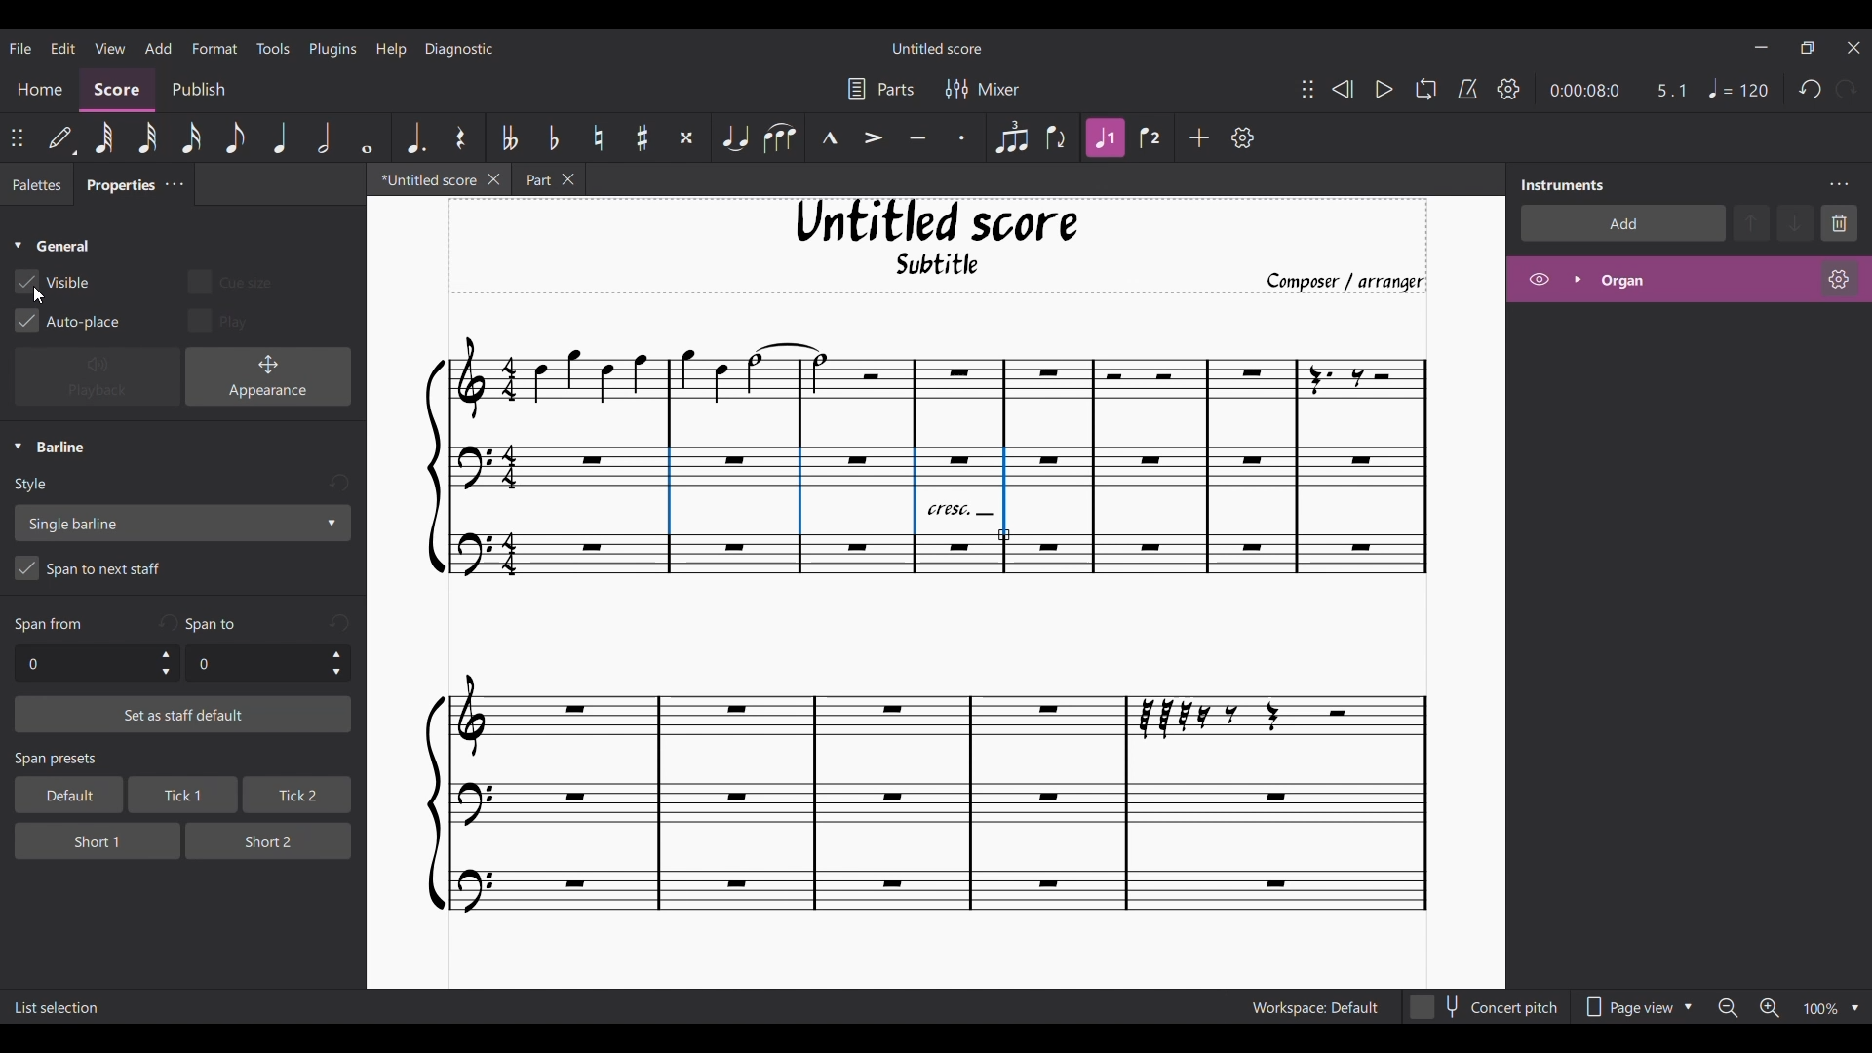 Image resolution: width=1872 pixels, height=1053 pixels. I want to click on Show interface in a smaller tab, so click(1807, 48).